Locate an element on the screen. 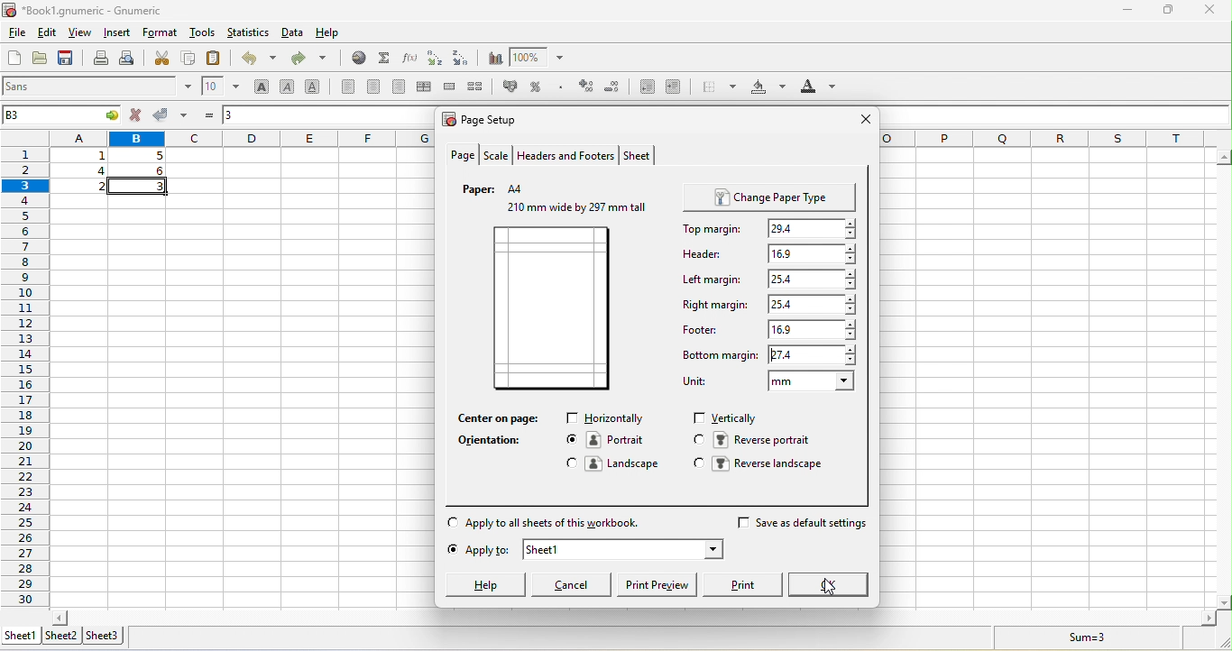 This screenshot has width=1232, height=651. horizontally is located at coordinates (609, 419).